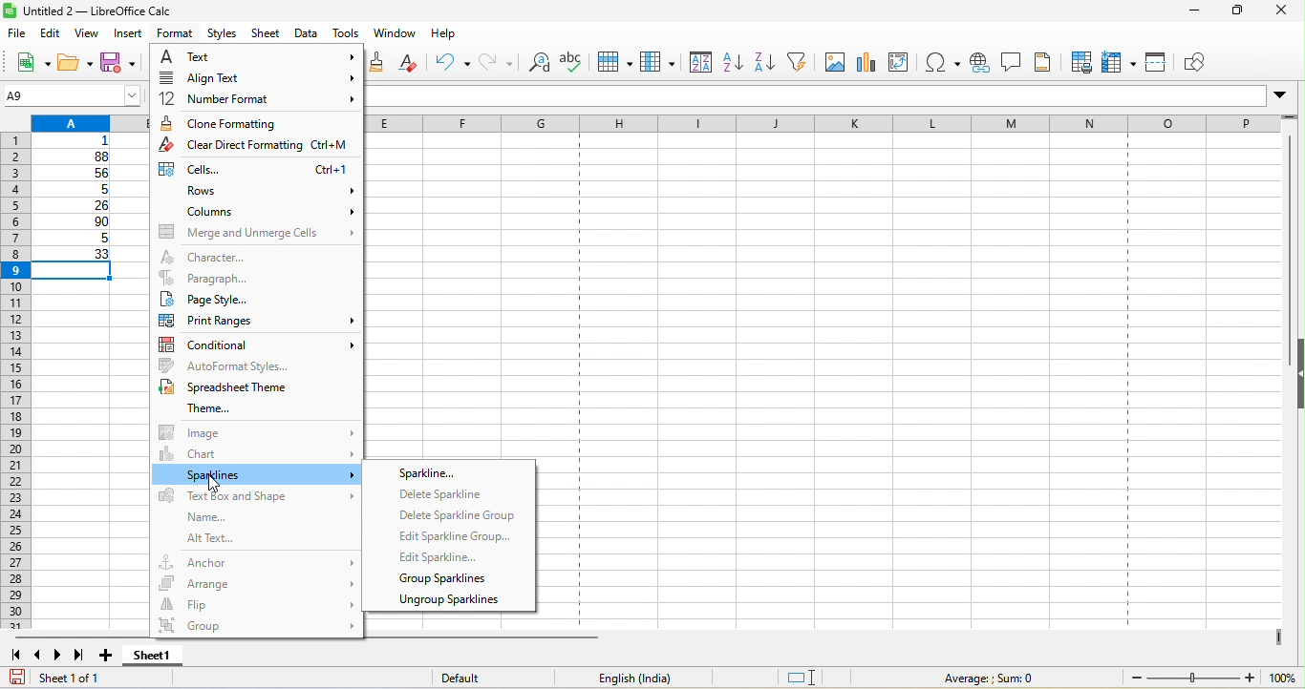 The image size is (1305, 689). Describe the element at coordinates (768, 61) in the screenshot. I see `sort descending` at that location.